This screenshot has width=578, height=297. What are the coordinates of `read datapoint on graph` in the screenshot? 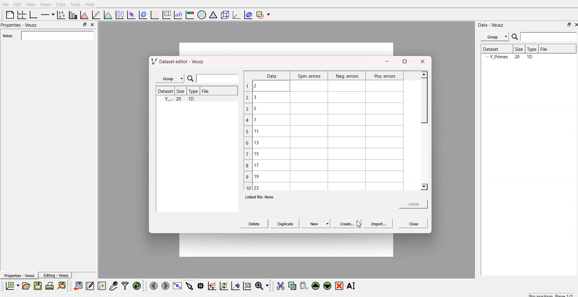 It's located at (200, 286).